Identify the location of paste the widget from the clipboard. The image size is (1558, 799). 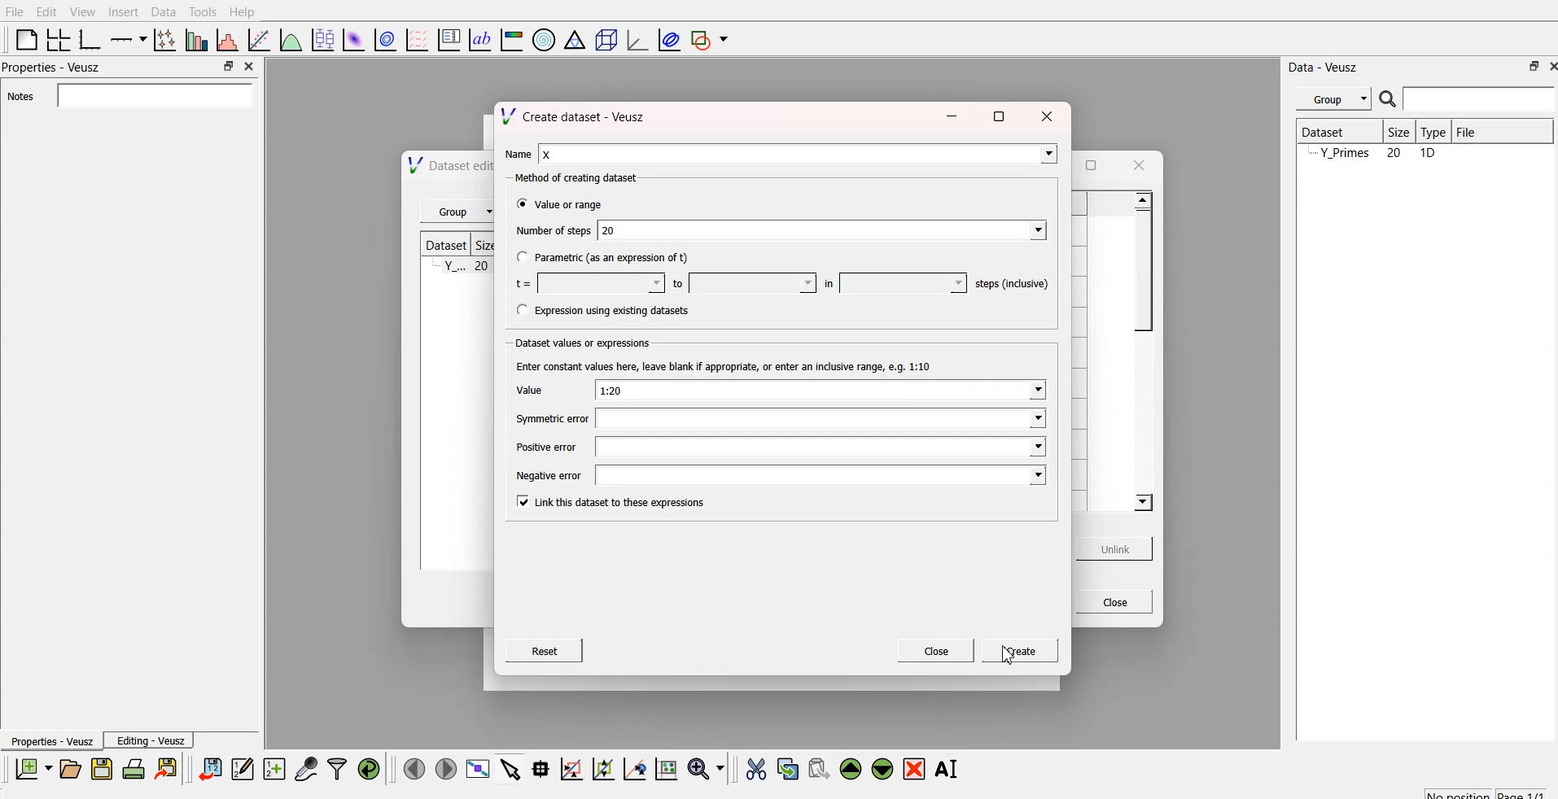
(819, 768).